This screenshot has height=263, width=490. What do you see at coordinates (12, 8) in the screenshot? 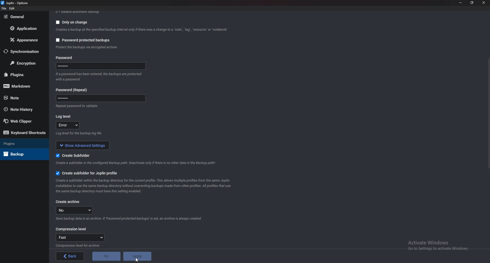
I see `edit` at bounding box center [12, 8].